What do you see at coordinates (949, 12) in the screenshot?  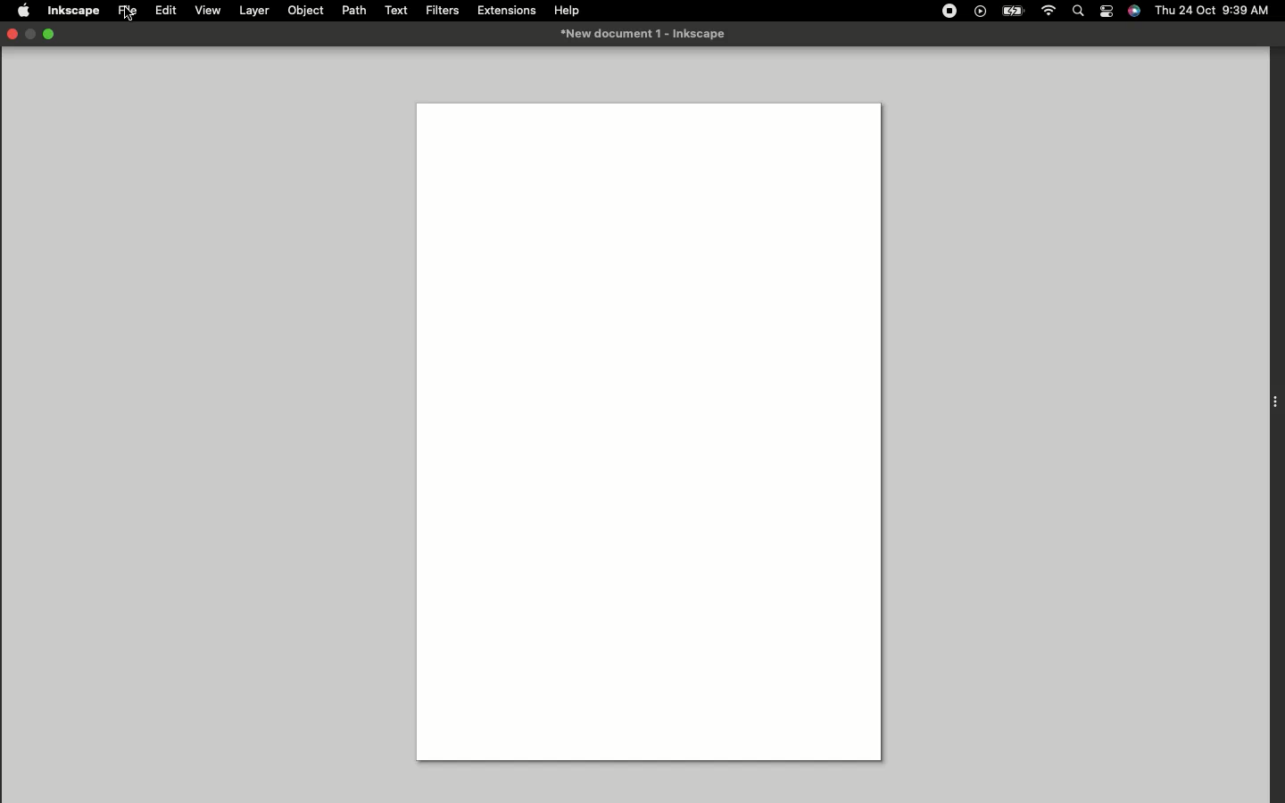 I see `Record` at bounding box center [949, 12].